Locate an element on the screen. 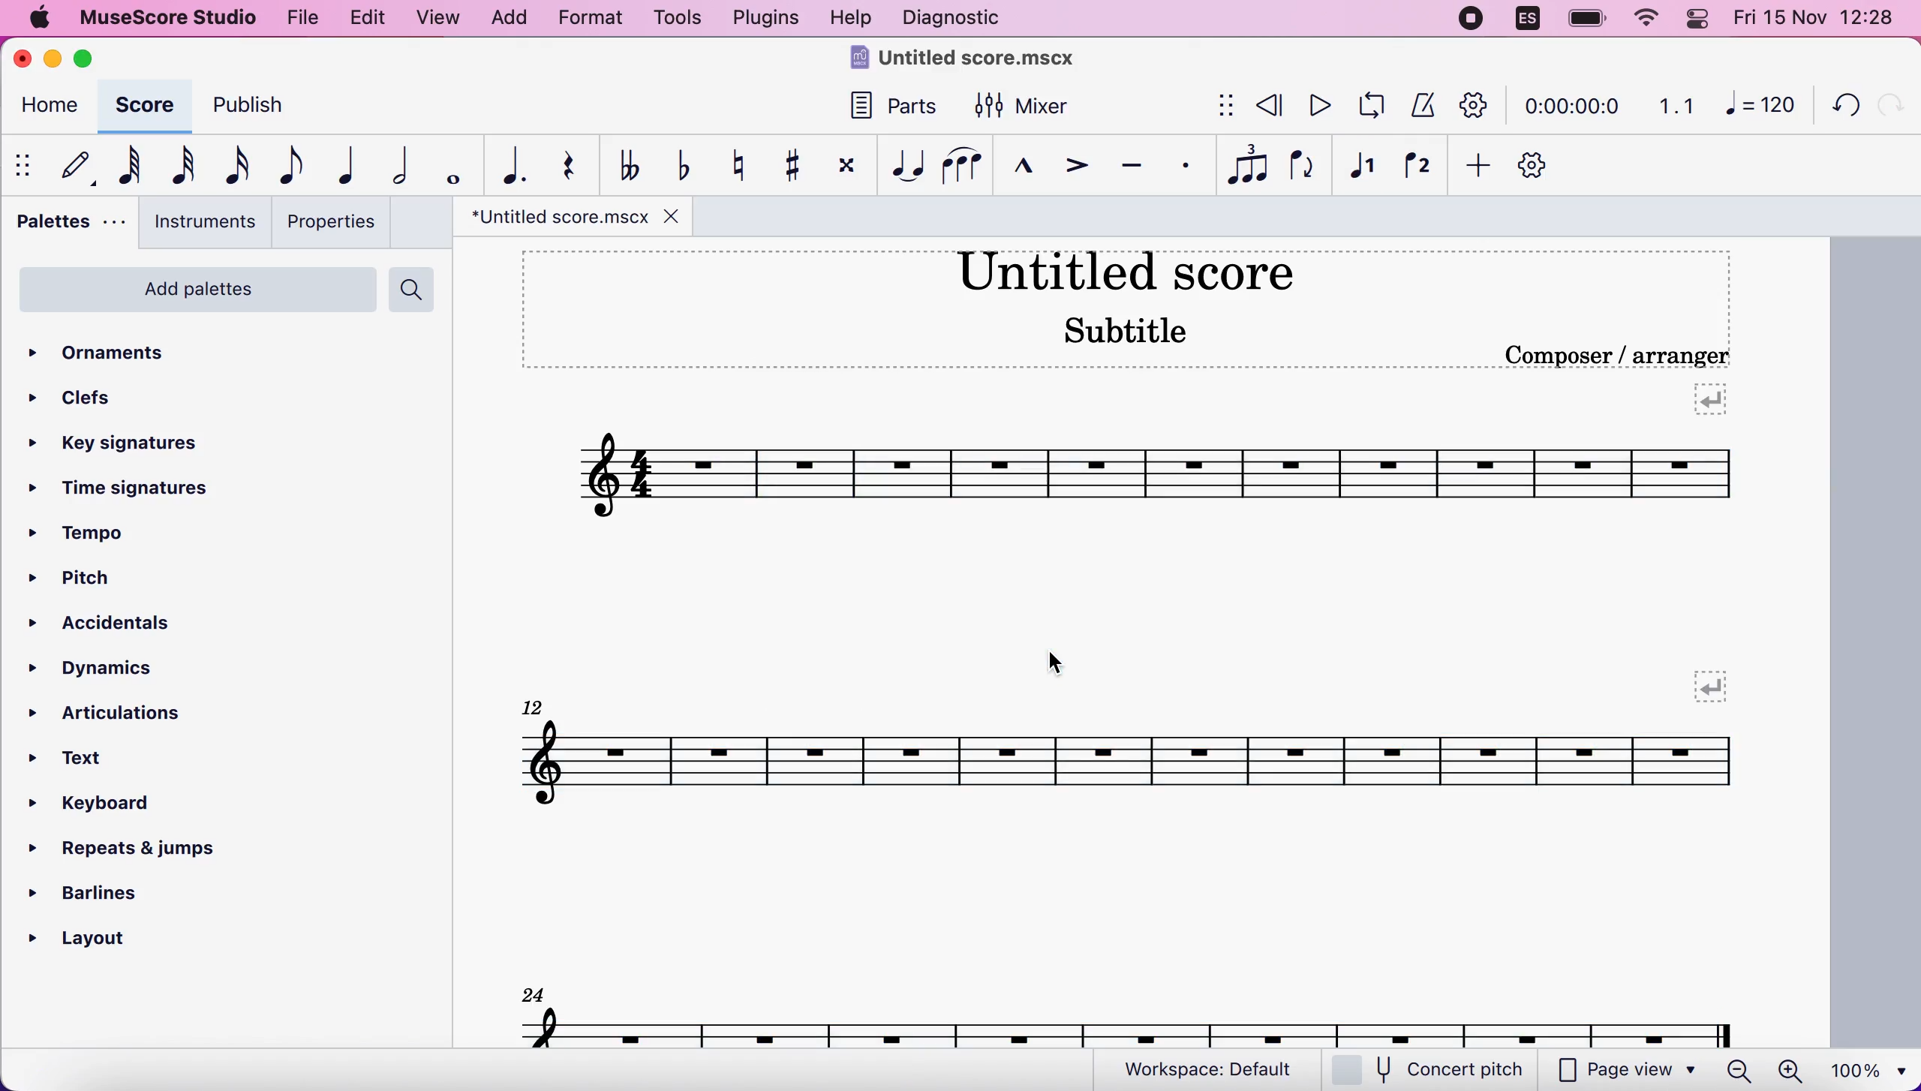 This screenshot has height=1091, width=1921. publish is located at coordinates (262, 110).